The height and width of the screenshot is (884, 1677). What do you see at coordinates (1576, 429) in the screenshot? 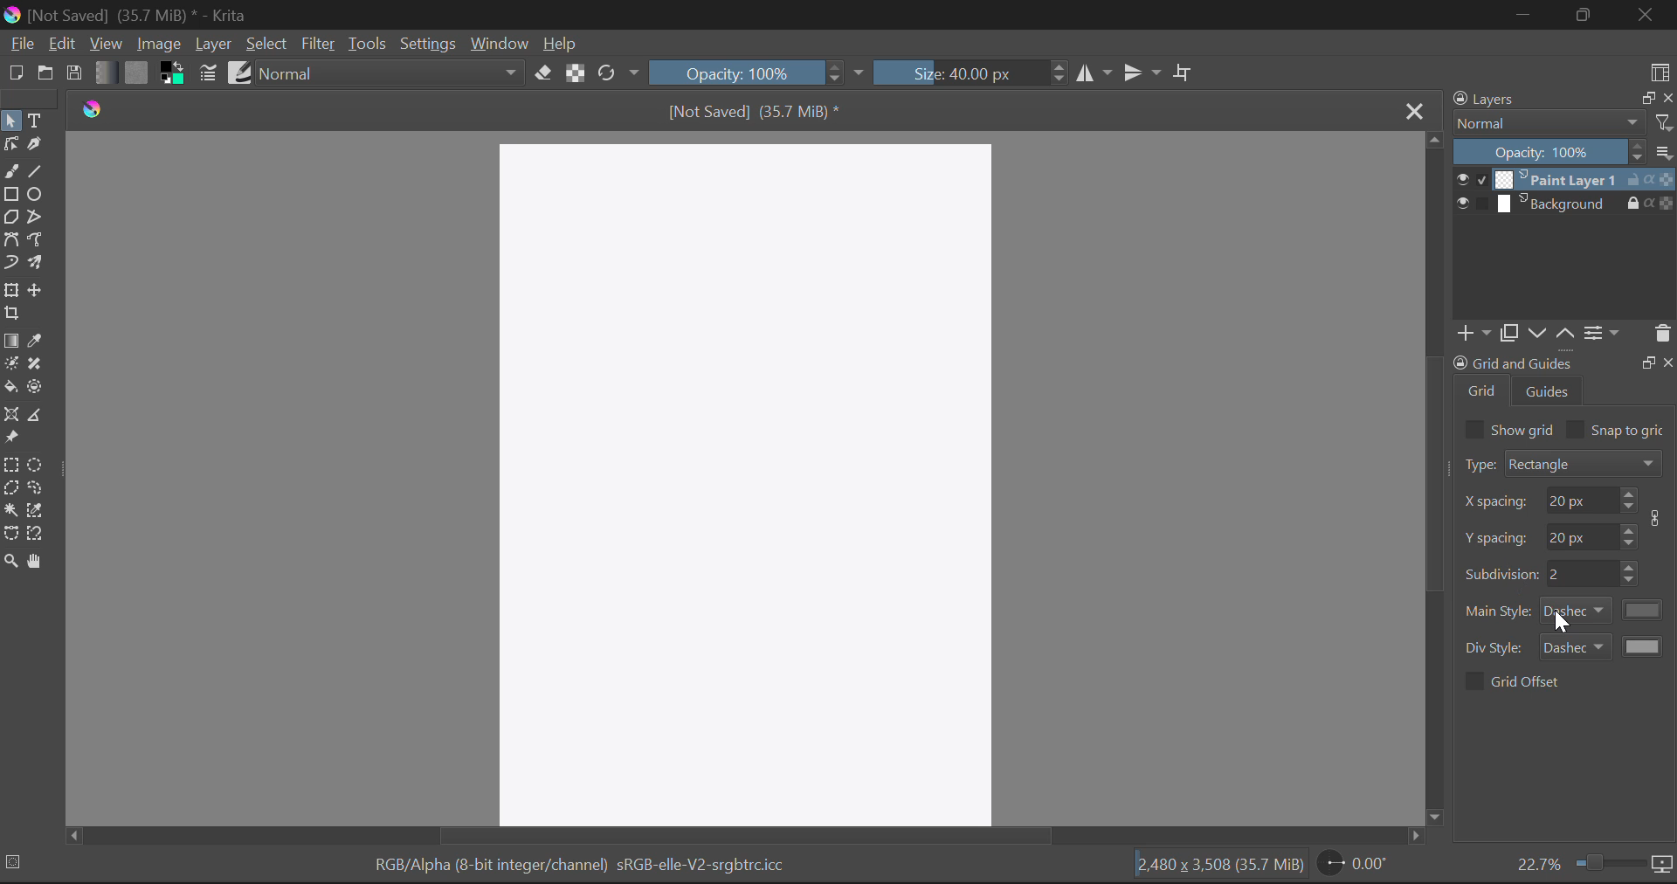
I see `checkbox` at bounding box center [1576, 429].